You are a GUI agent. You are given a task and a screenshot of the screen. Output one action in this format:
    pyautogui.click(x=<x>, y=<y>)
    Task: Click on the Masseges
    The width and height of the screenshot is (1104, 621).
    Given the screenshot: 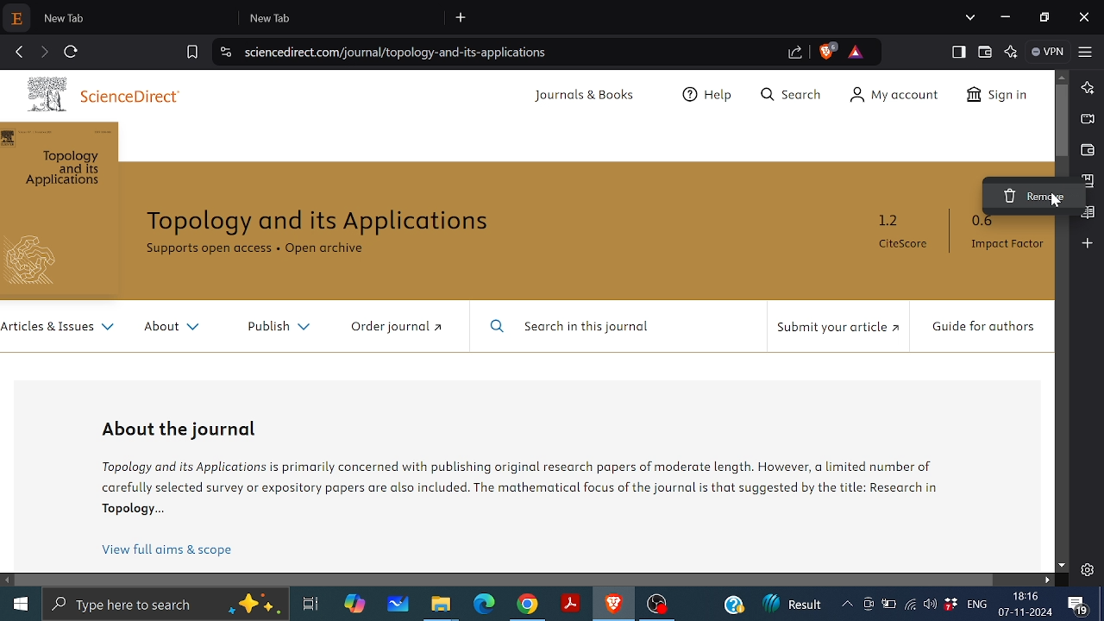 What is the action you would take?
    pyautogui.click(x=1078, y=605)
    